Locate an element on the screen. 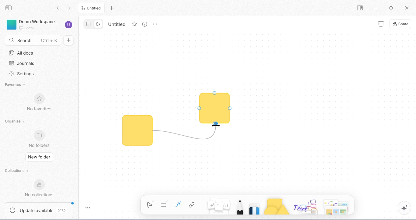  presentation is located at coordinates (381, 24).